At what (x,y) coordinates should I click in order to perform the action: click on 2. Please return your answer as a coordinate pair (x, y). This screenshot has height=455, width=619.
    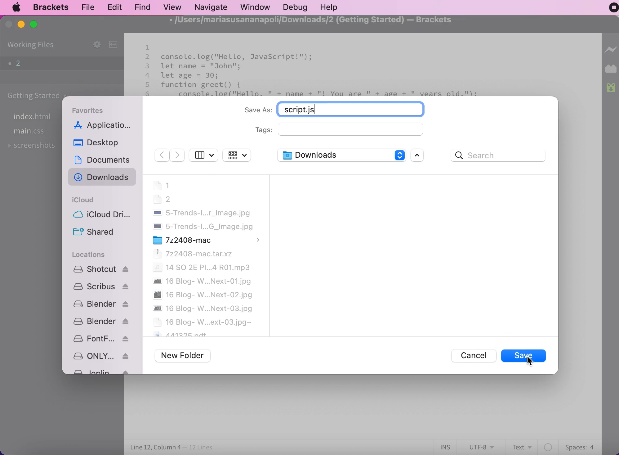
    Looking at the image, I should click on (148, 57).